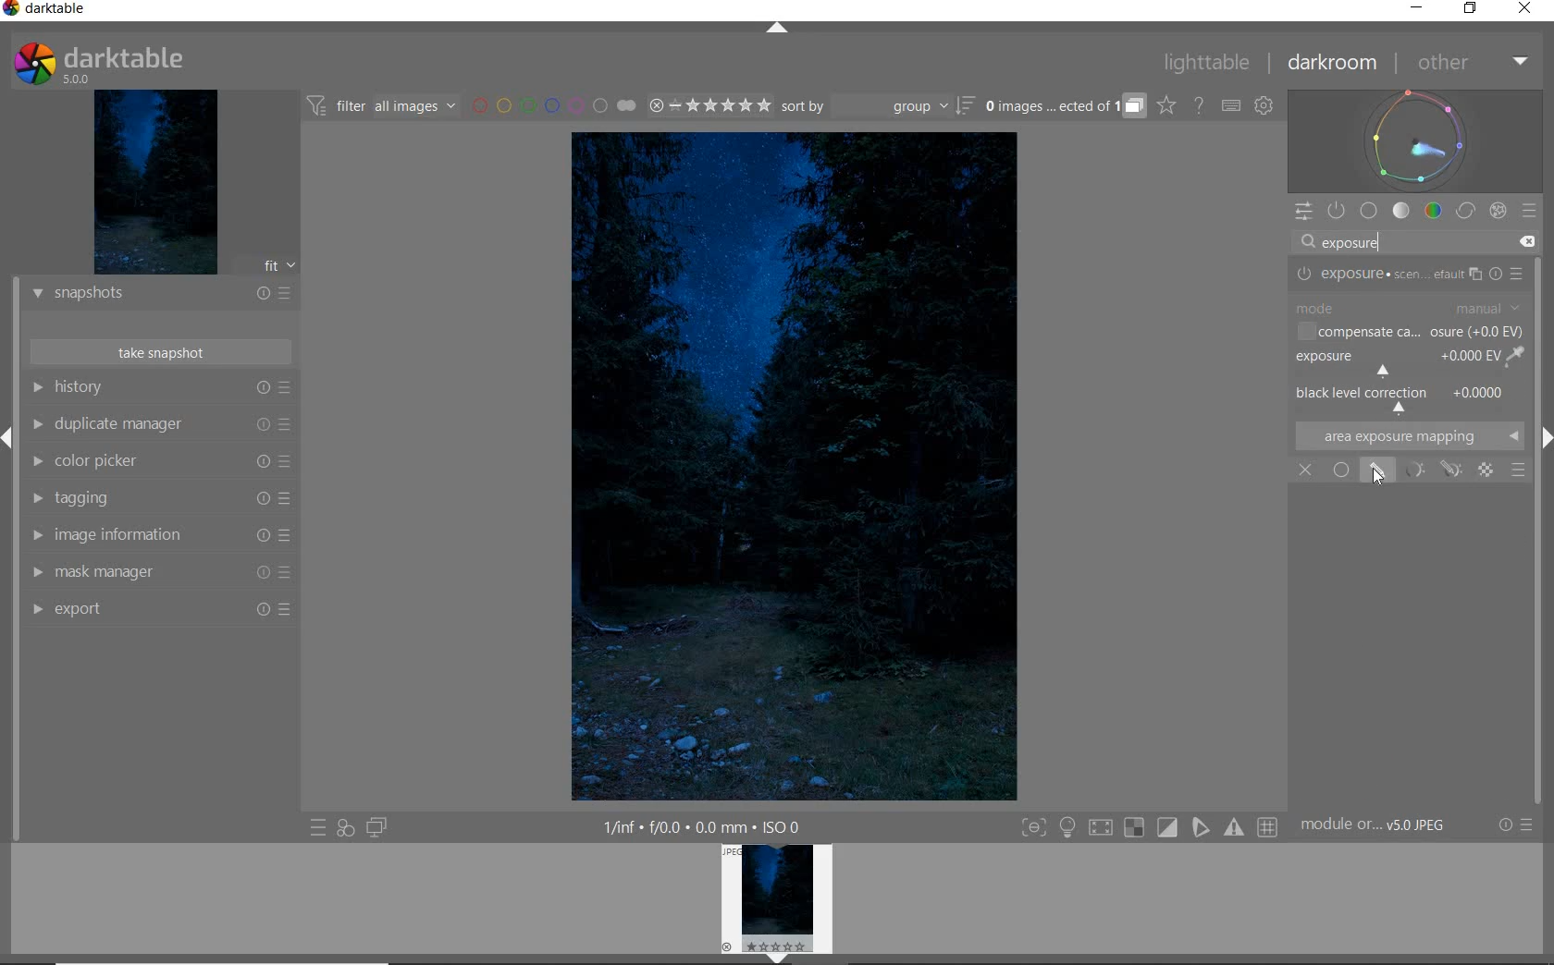 The height and width of the screenshot is (965, 1554). What do you see at coordinates (163, 354) in the screenshot?
I see `TAKE SNAPSHOT` at bounding box center [163, 354].